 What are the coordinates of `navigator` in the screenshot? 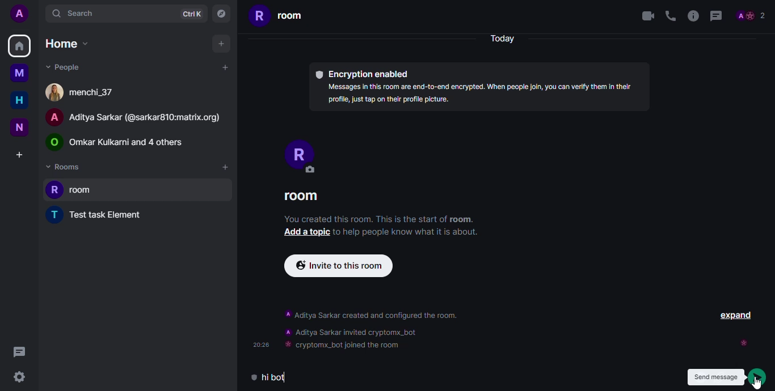 It's located at (221, 14).